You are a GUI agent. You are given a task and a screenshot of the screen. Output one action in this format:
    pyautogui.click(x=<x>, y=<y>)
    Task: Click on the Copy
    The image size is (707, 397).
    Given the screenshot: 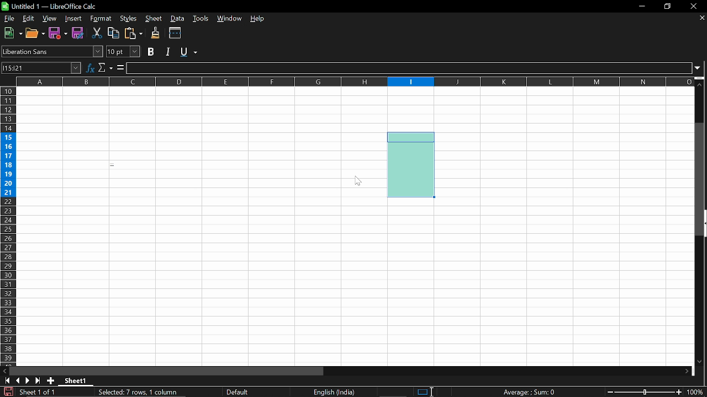 What is the action you would take?
    pyautogui.click(x=114, y=34)
    